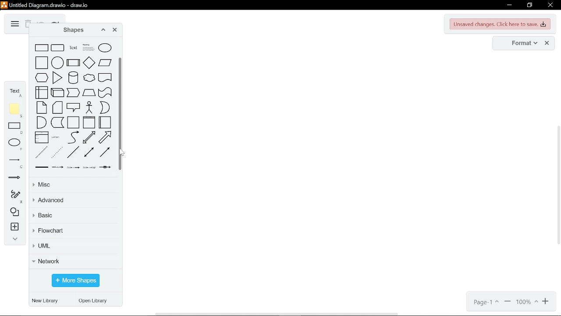 The height and width of the screenshot is (316, 561). Describe the element at coordinates (73, 167) in the screenshot. I see `connector with 2 labels` at that location.